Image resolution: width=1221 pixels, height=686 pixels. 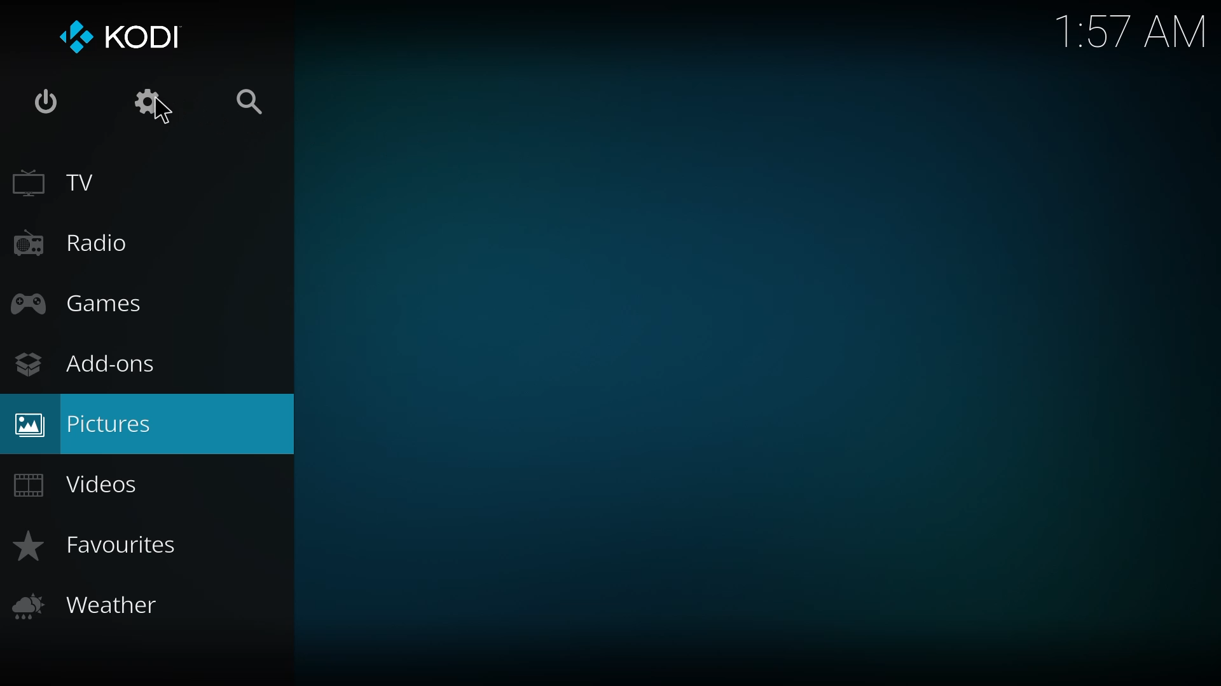 What do you see at coordinates (78, 241) in the screenshot?
I see `radio` at bounding box center [78, 241].